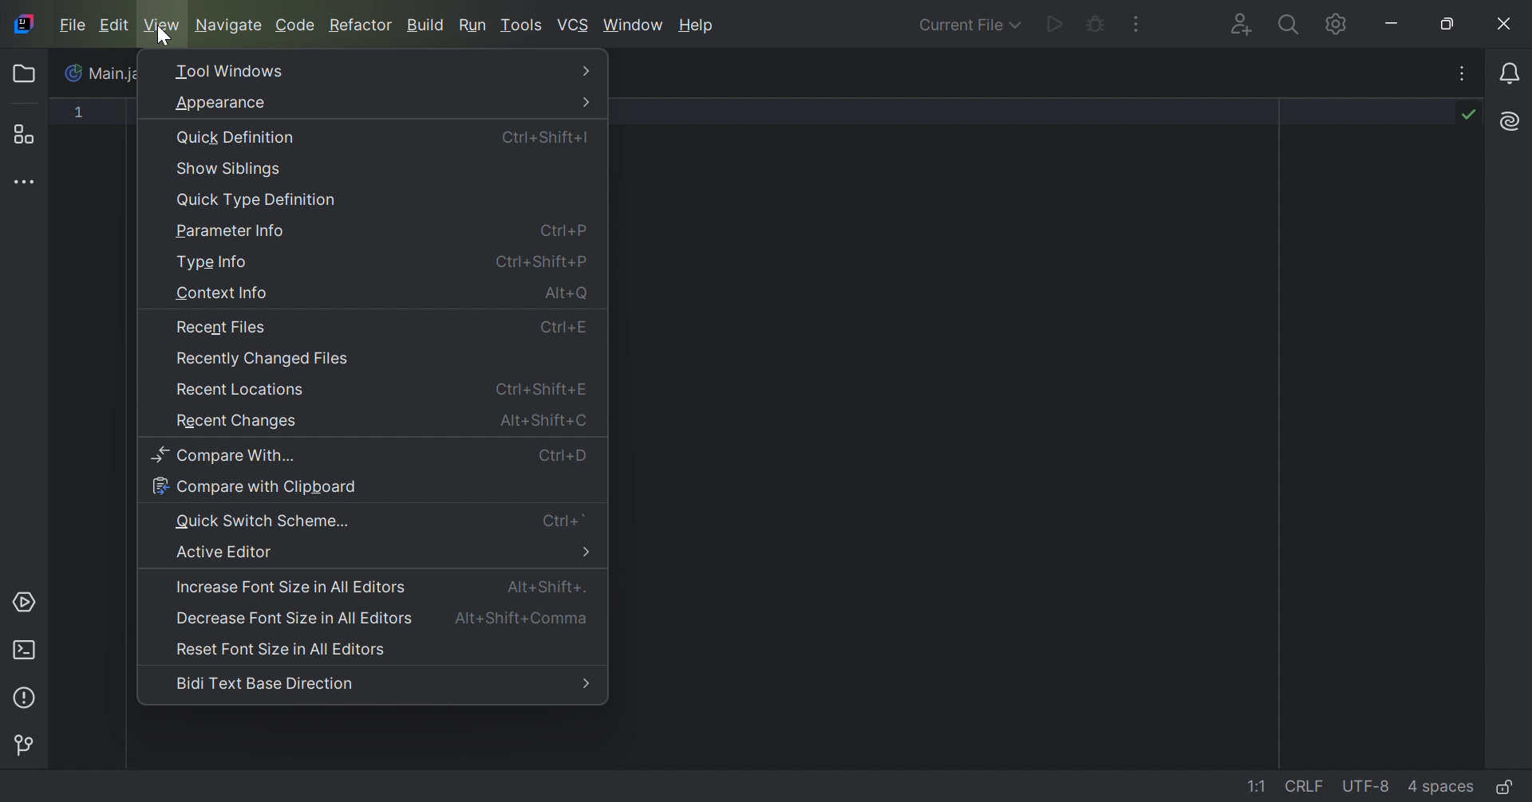  What do you see at coordinates (263, 360) in the screenshot?
I see `Recently Changed Files` at bounding box center [263, 360].